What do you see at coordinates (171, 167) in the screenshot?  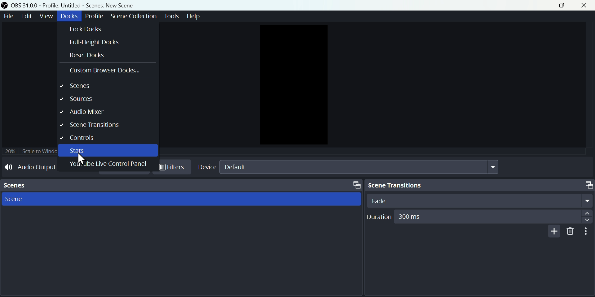 I see `Filters` at bounding box center [171, 167].